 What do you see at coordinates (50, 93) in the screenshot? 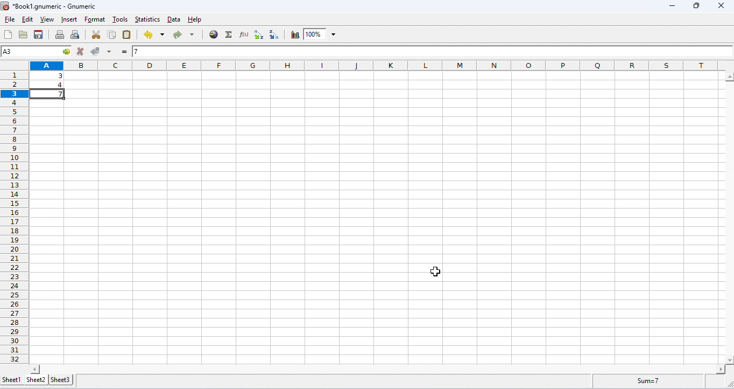
I see `cell copied` at bounding box center [50, 93].